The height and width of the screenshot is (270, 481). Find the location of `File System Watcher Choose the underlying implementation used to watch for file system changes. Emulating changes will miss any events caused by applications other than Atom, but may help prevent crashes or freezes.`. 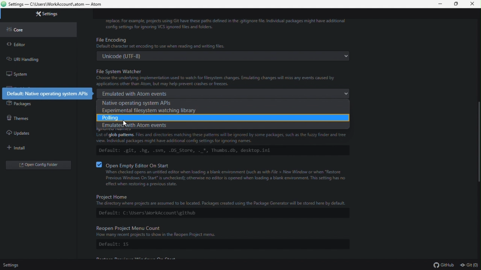

File System Watcher Choose the underlying implementation used to watch for file system changes. Emulating changes will miss any events caused by applications other than Atom, but may help prevent crashes or freezes. is located at coordinates (218, 78).